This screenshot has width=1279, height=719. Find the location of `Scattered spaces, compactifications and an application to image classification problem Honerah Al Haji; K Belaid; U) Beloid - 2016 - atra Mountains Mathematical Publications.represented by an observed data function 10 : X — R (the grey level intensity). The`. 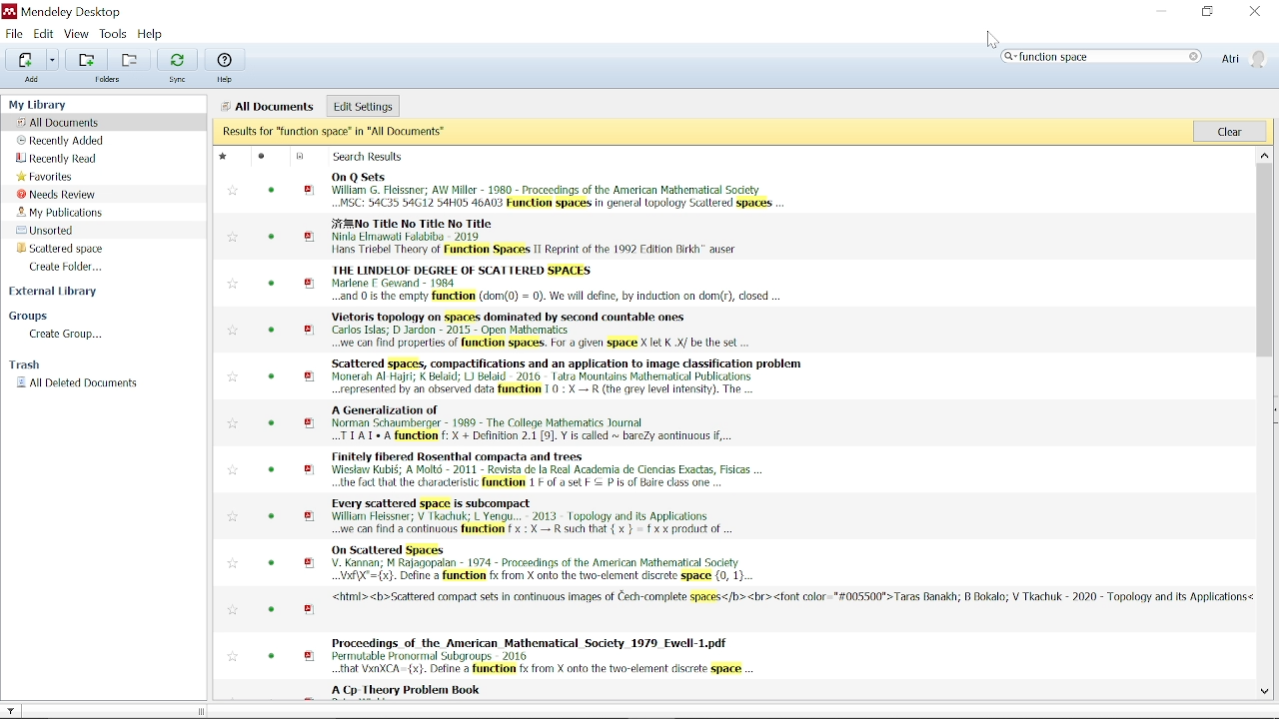

Scattered spaces, compactifications and an application to image classification problem Honerah Al Haji; K Belaid; U) Beloid - 2016 - atra Mountains Mathematical Publications.represented by an observed data function 10 : X — R (the grey level intensity). The is located at coordinates (755, 375).